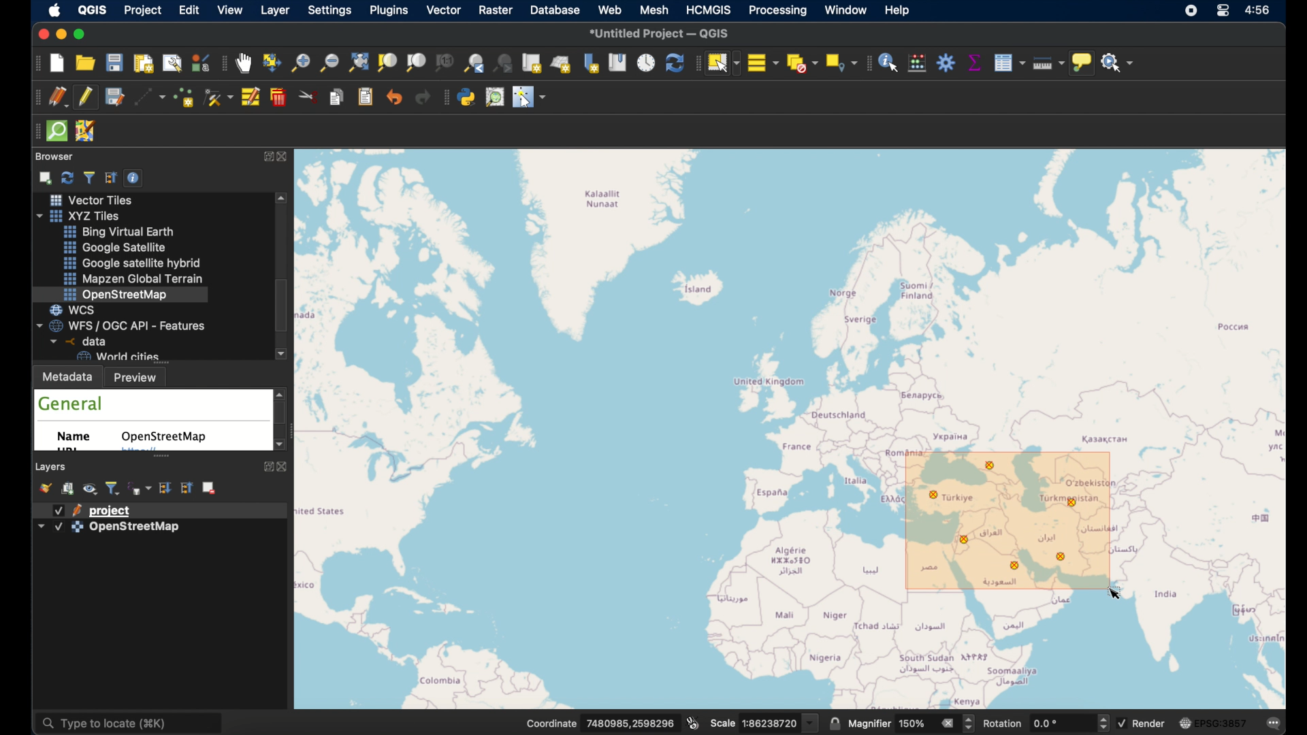 The width and height of the screenshot is (1307, 735). What do you see at coordinates (58, 97) in the screenshot?
I see `current edits` at bounding box center [58, 97].